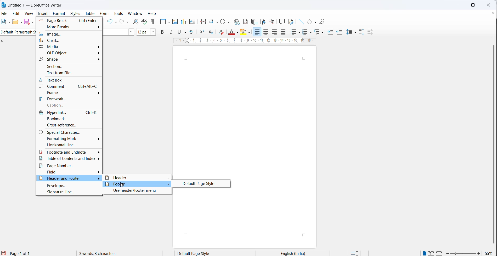  Describe the element at coordinates (266, 32) in the screenshot. I see `text align center` at that location.